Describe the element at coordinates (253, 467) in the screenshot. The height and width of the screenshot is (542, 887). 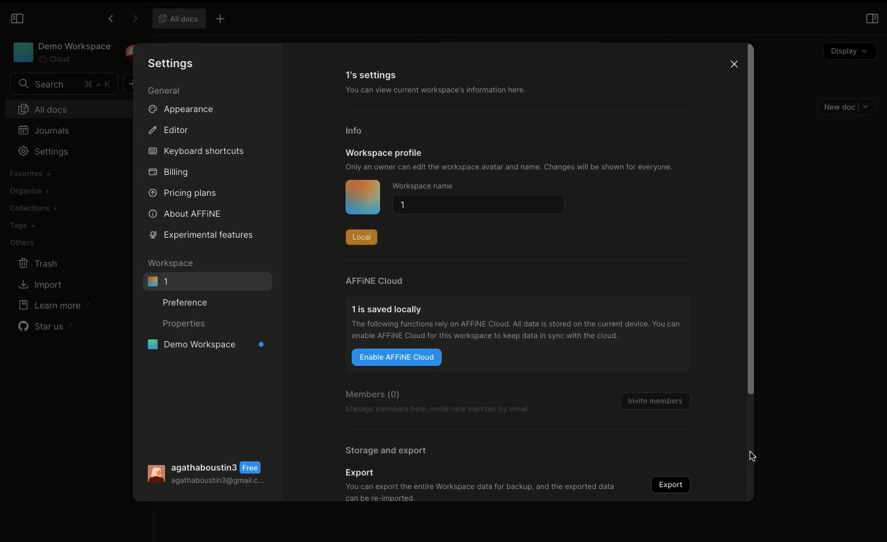
I see `Free` at that location.